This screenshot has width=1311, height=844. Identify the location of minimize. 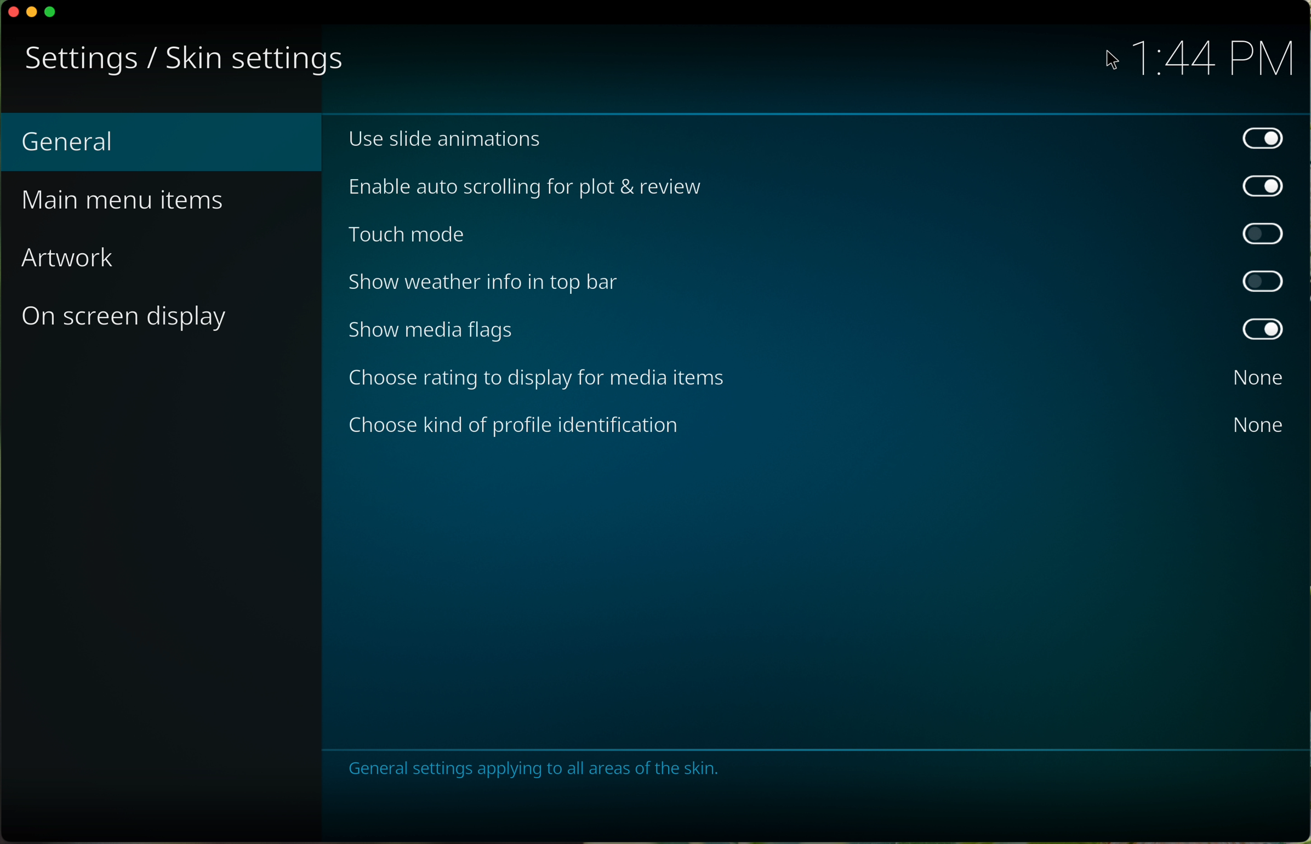
(30, 14).